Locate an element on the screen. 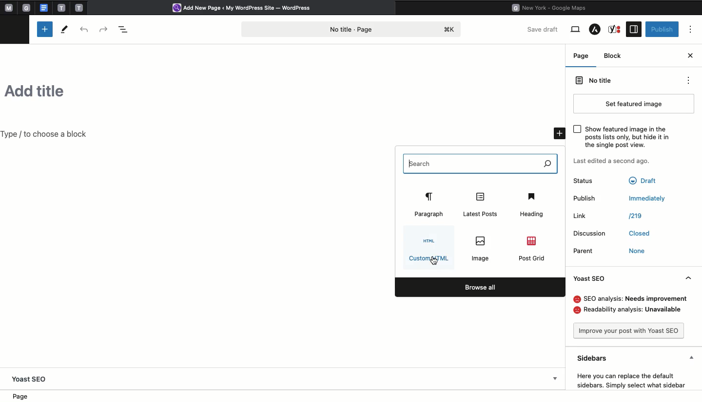 The image size is (702, 402). add is located at coordinates (557, 132).